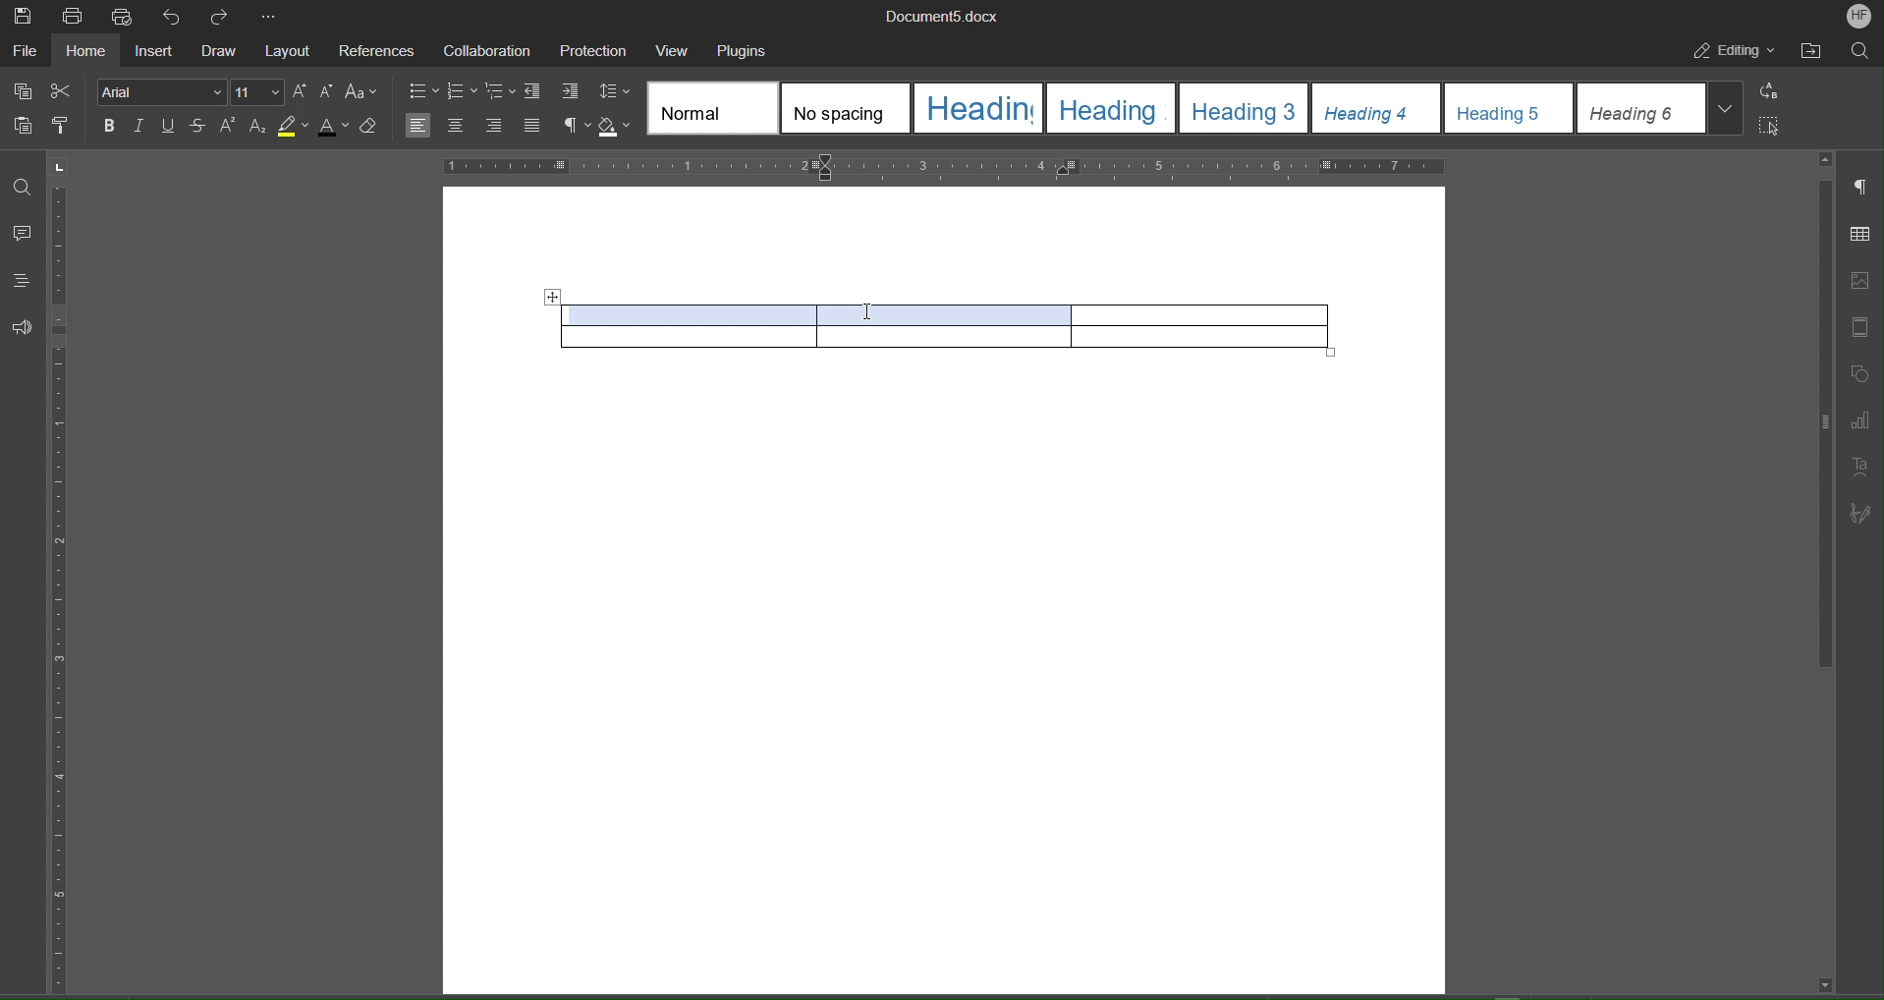 The height and width of the screenshot is (1000, 1884). What do you see at coordinates (199, 127) in the screenshot?
I see `Strikethrough` at bounding box center [199, 127].